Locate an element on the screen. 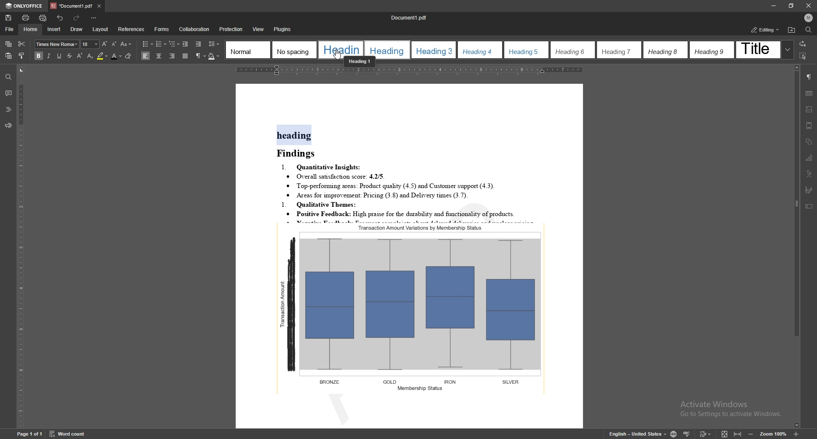  draw is located at coordinates (76, 29).